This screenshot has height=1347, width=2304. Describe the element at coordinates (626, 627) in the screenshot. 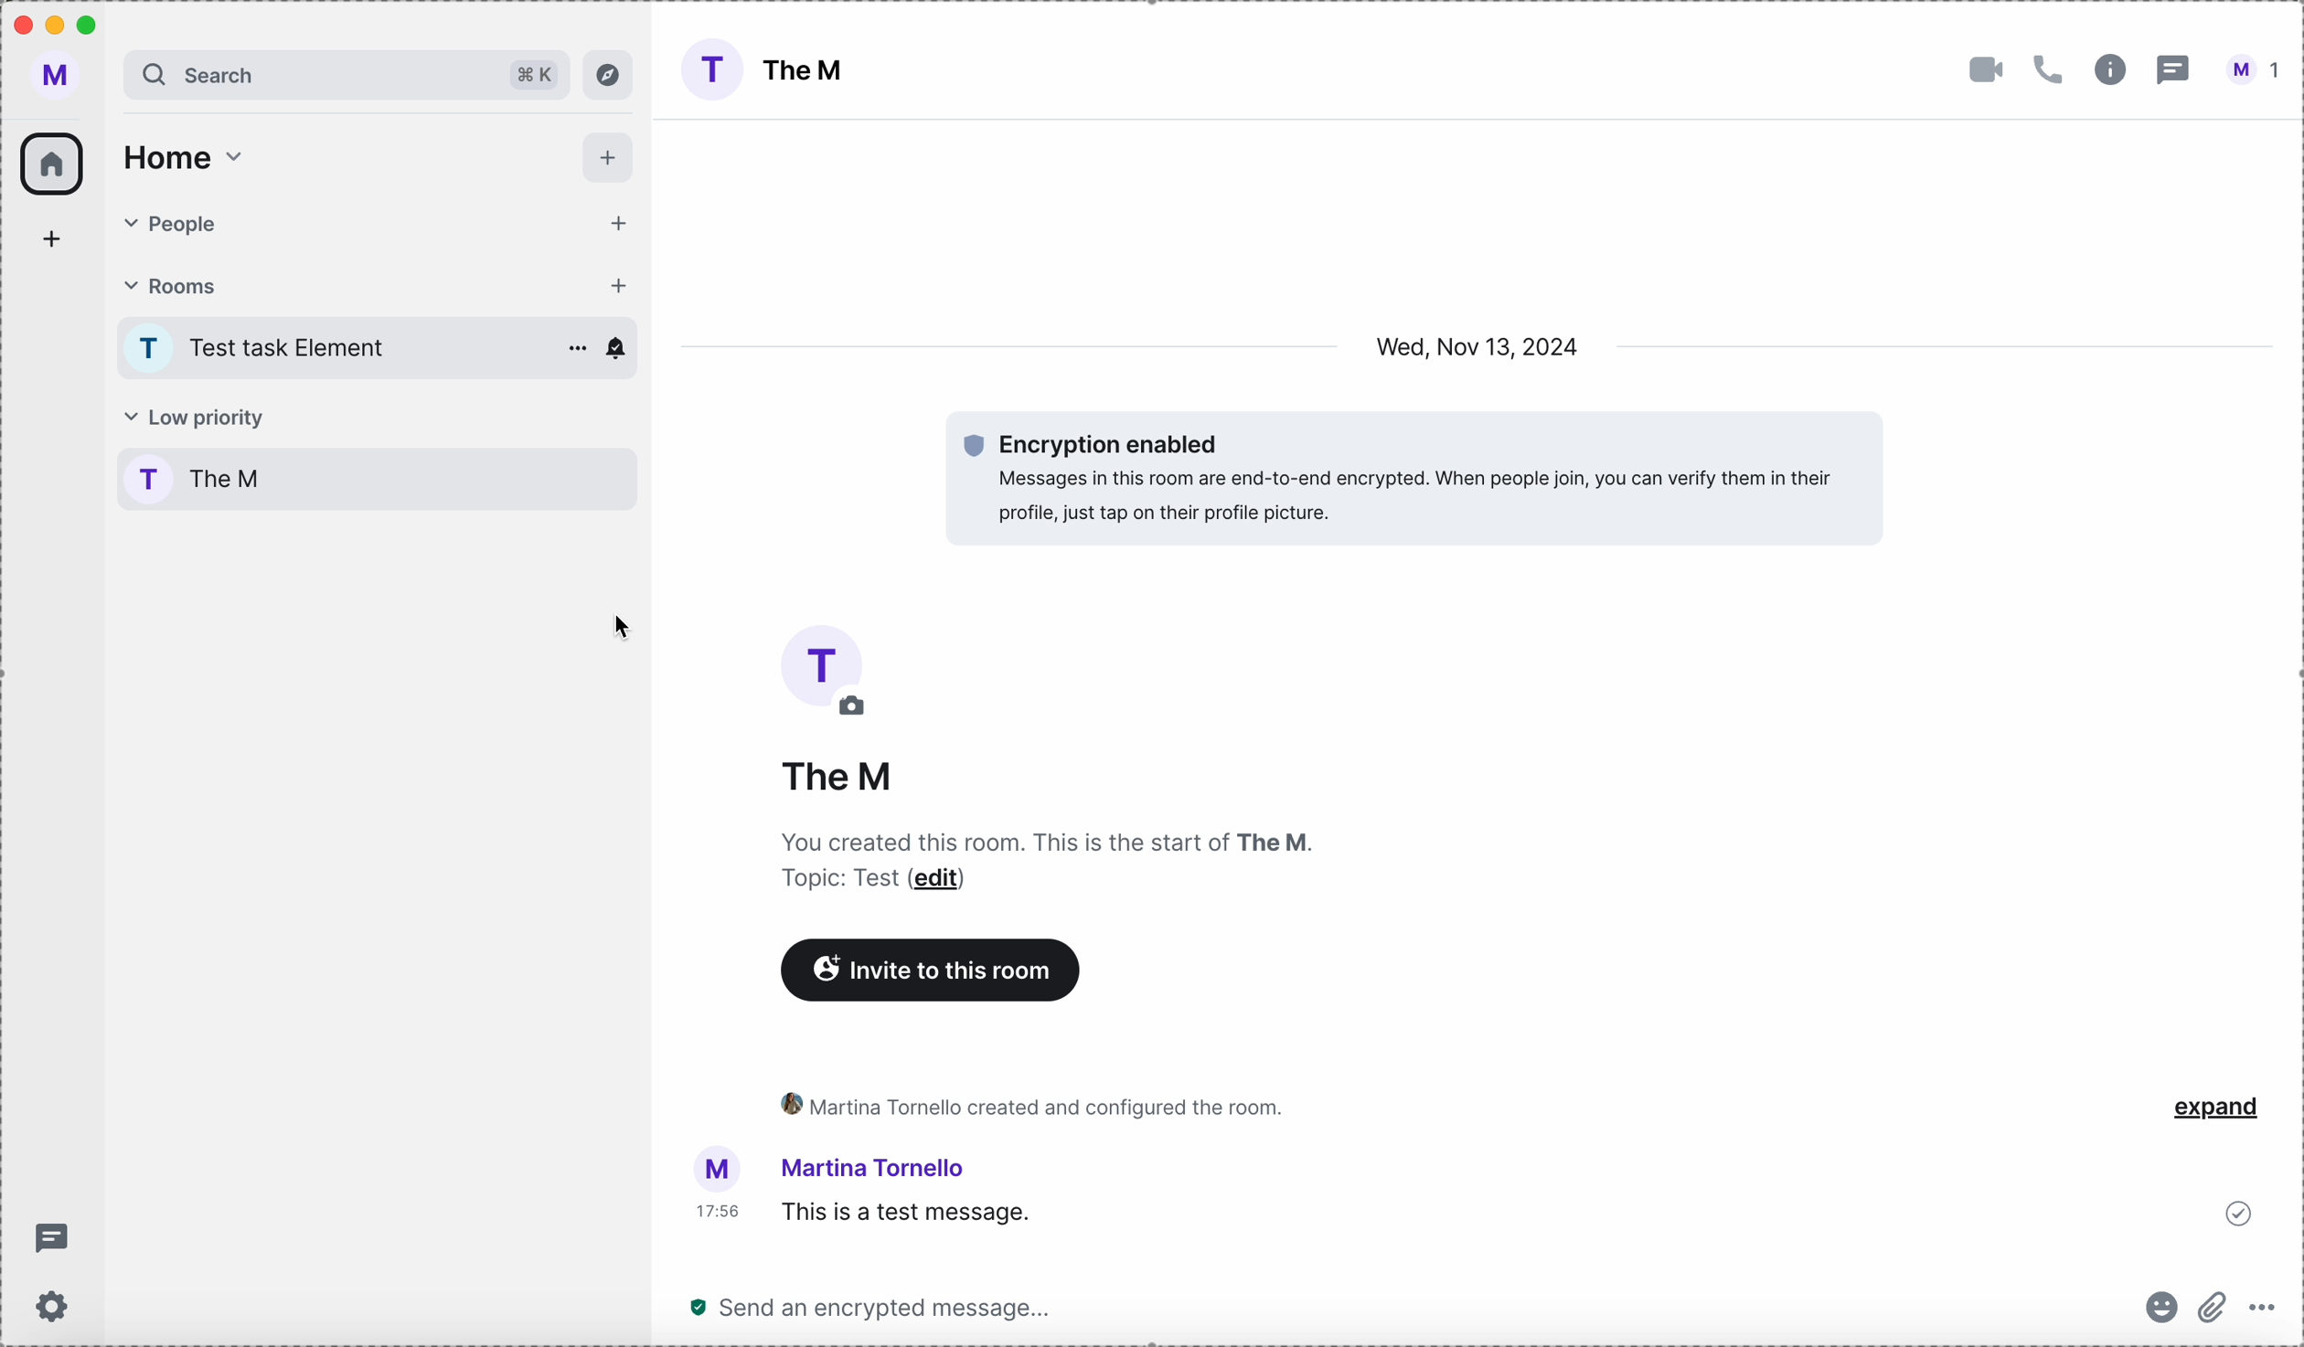

I see `cursor` at that location.